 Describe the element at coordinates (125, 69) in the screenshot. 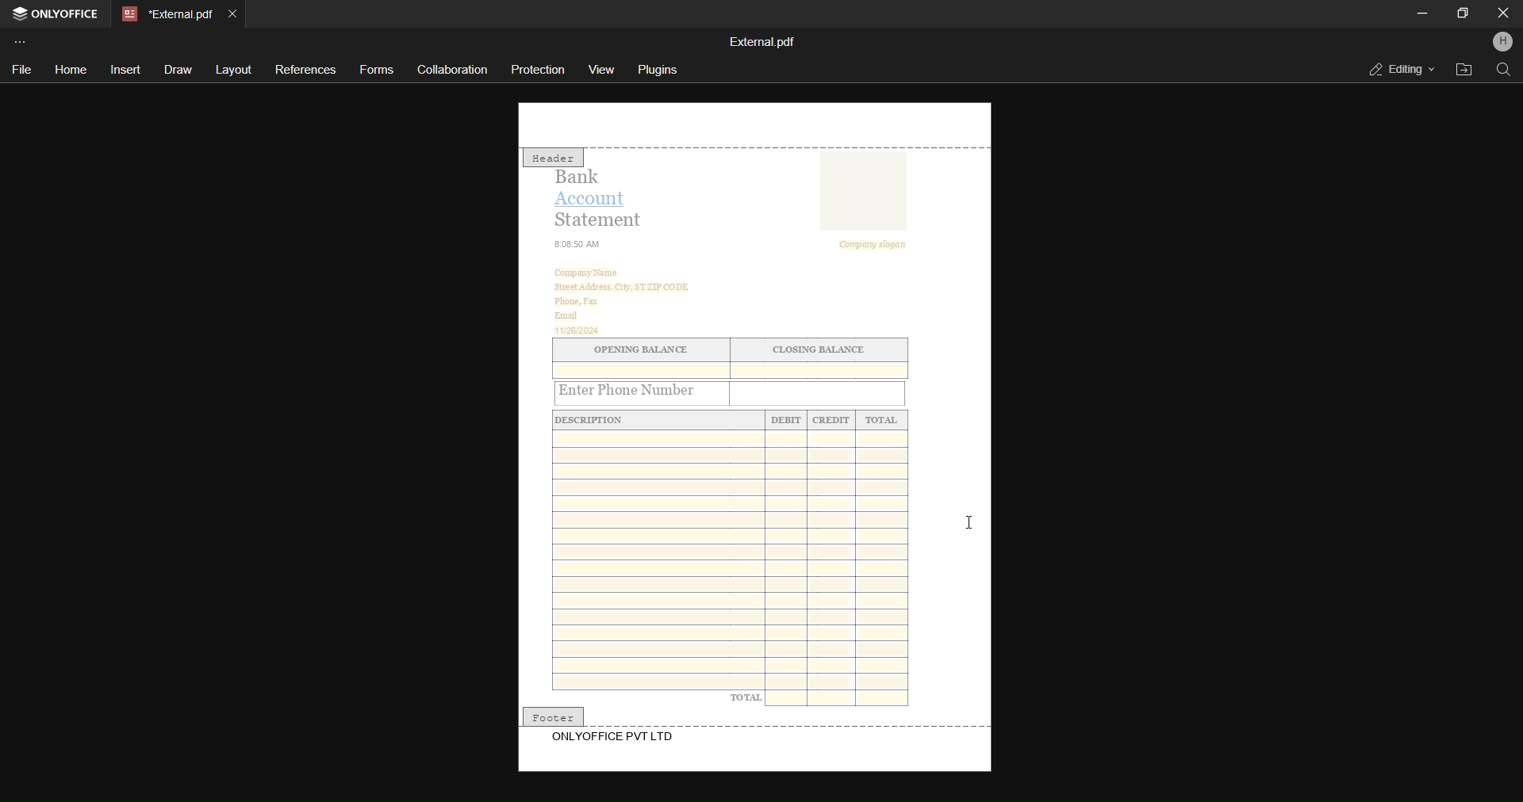

I see `insert` at that location.